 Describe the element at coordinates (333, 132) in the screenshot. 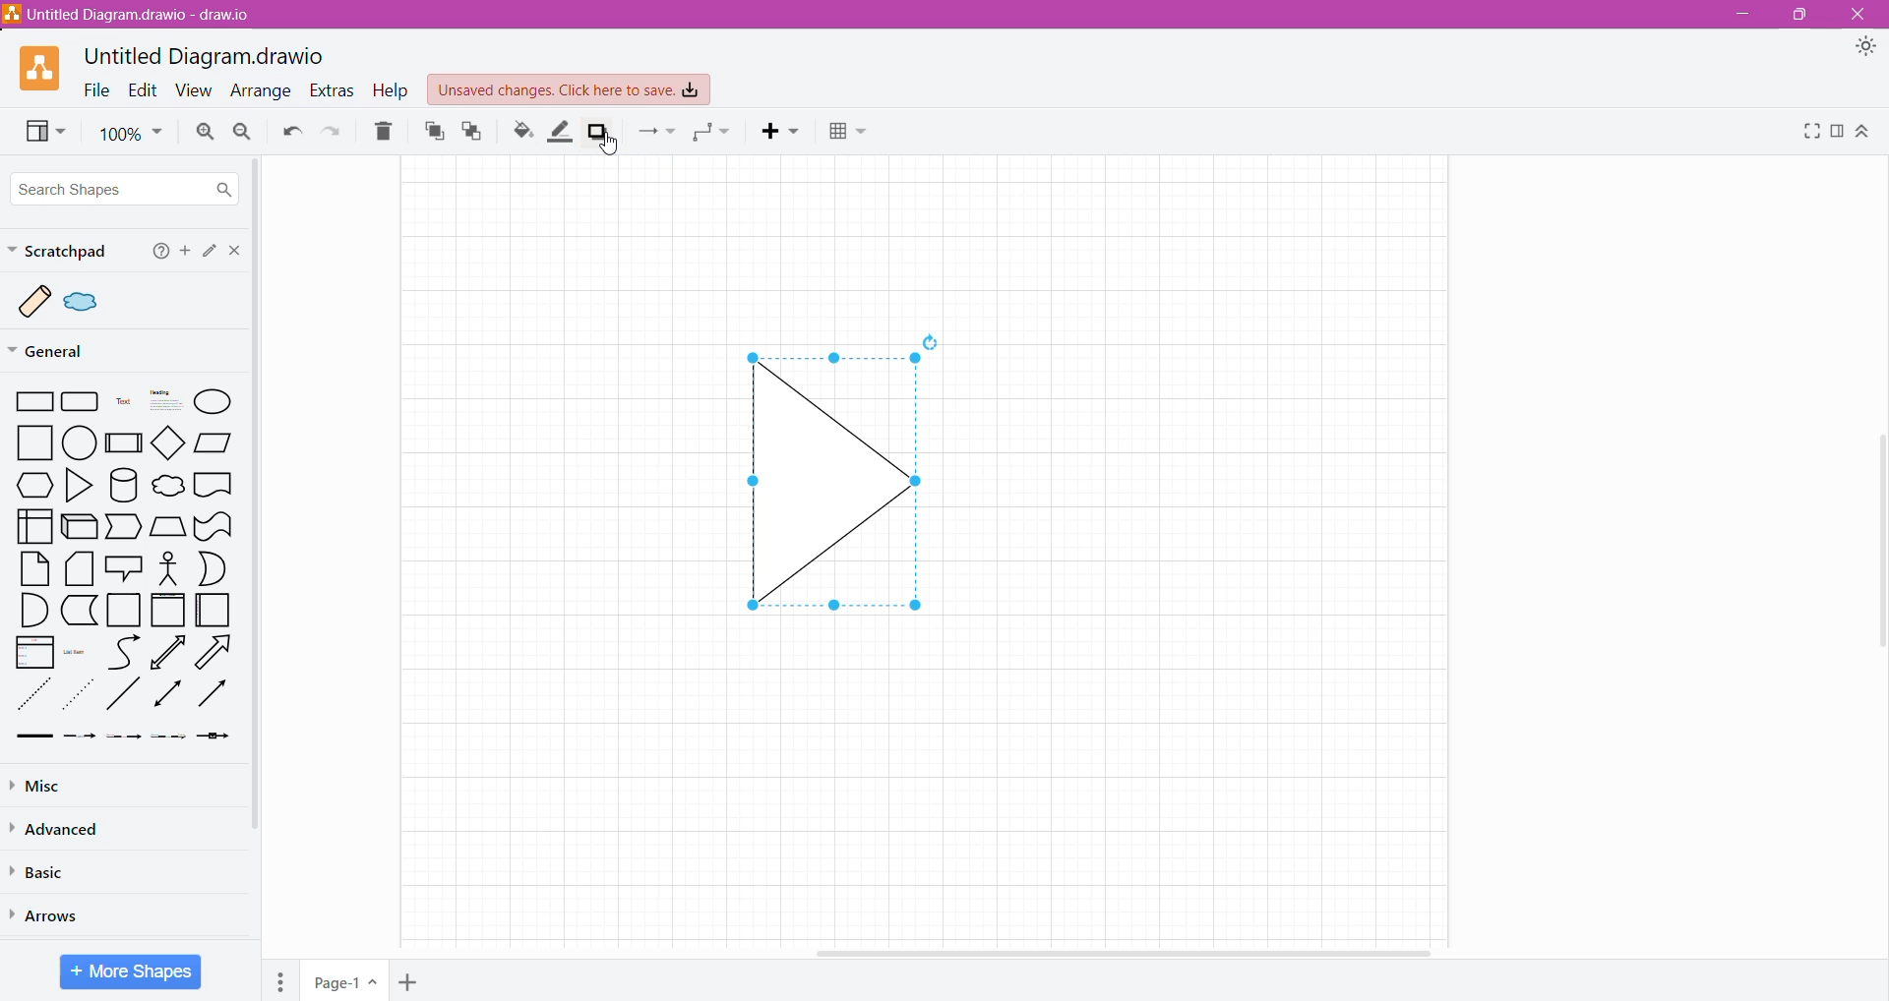

I see `Redo` at that location.